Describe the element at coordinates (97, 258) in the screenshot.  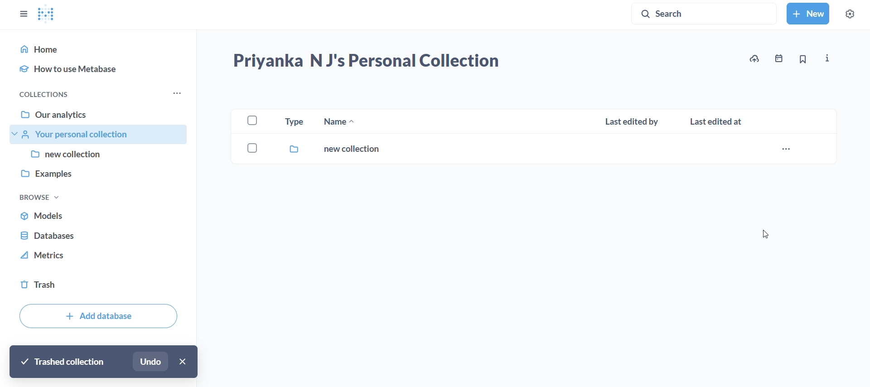
I see `metrics` at that location.